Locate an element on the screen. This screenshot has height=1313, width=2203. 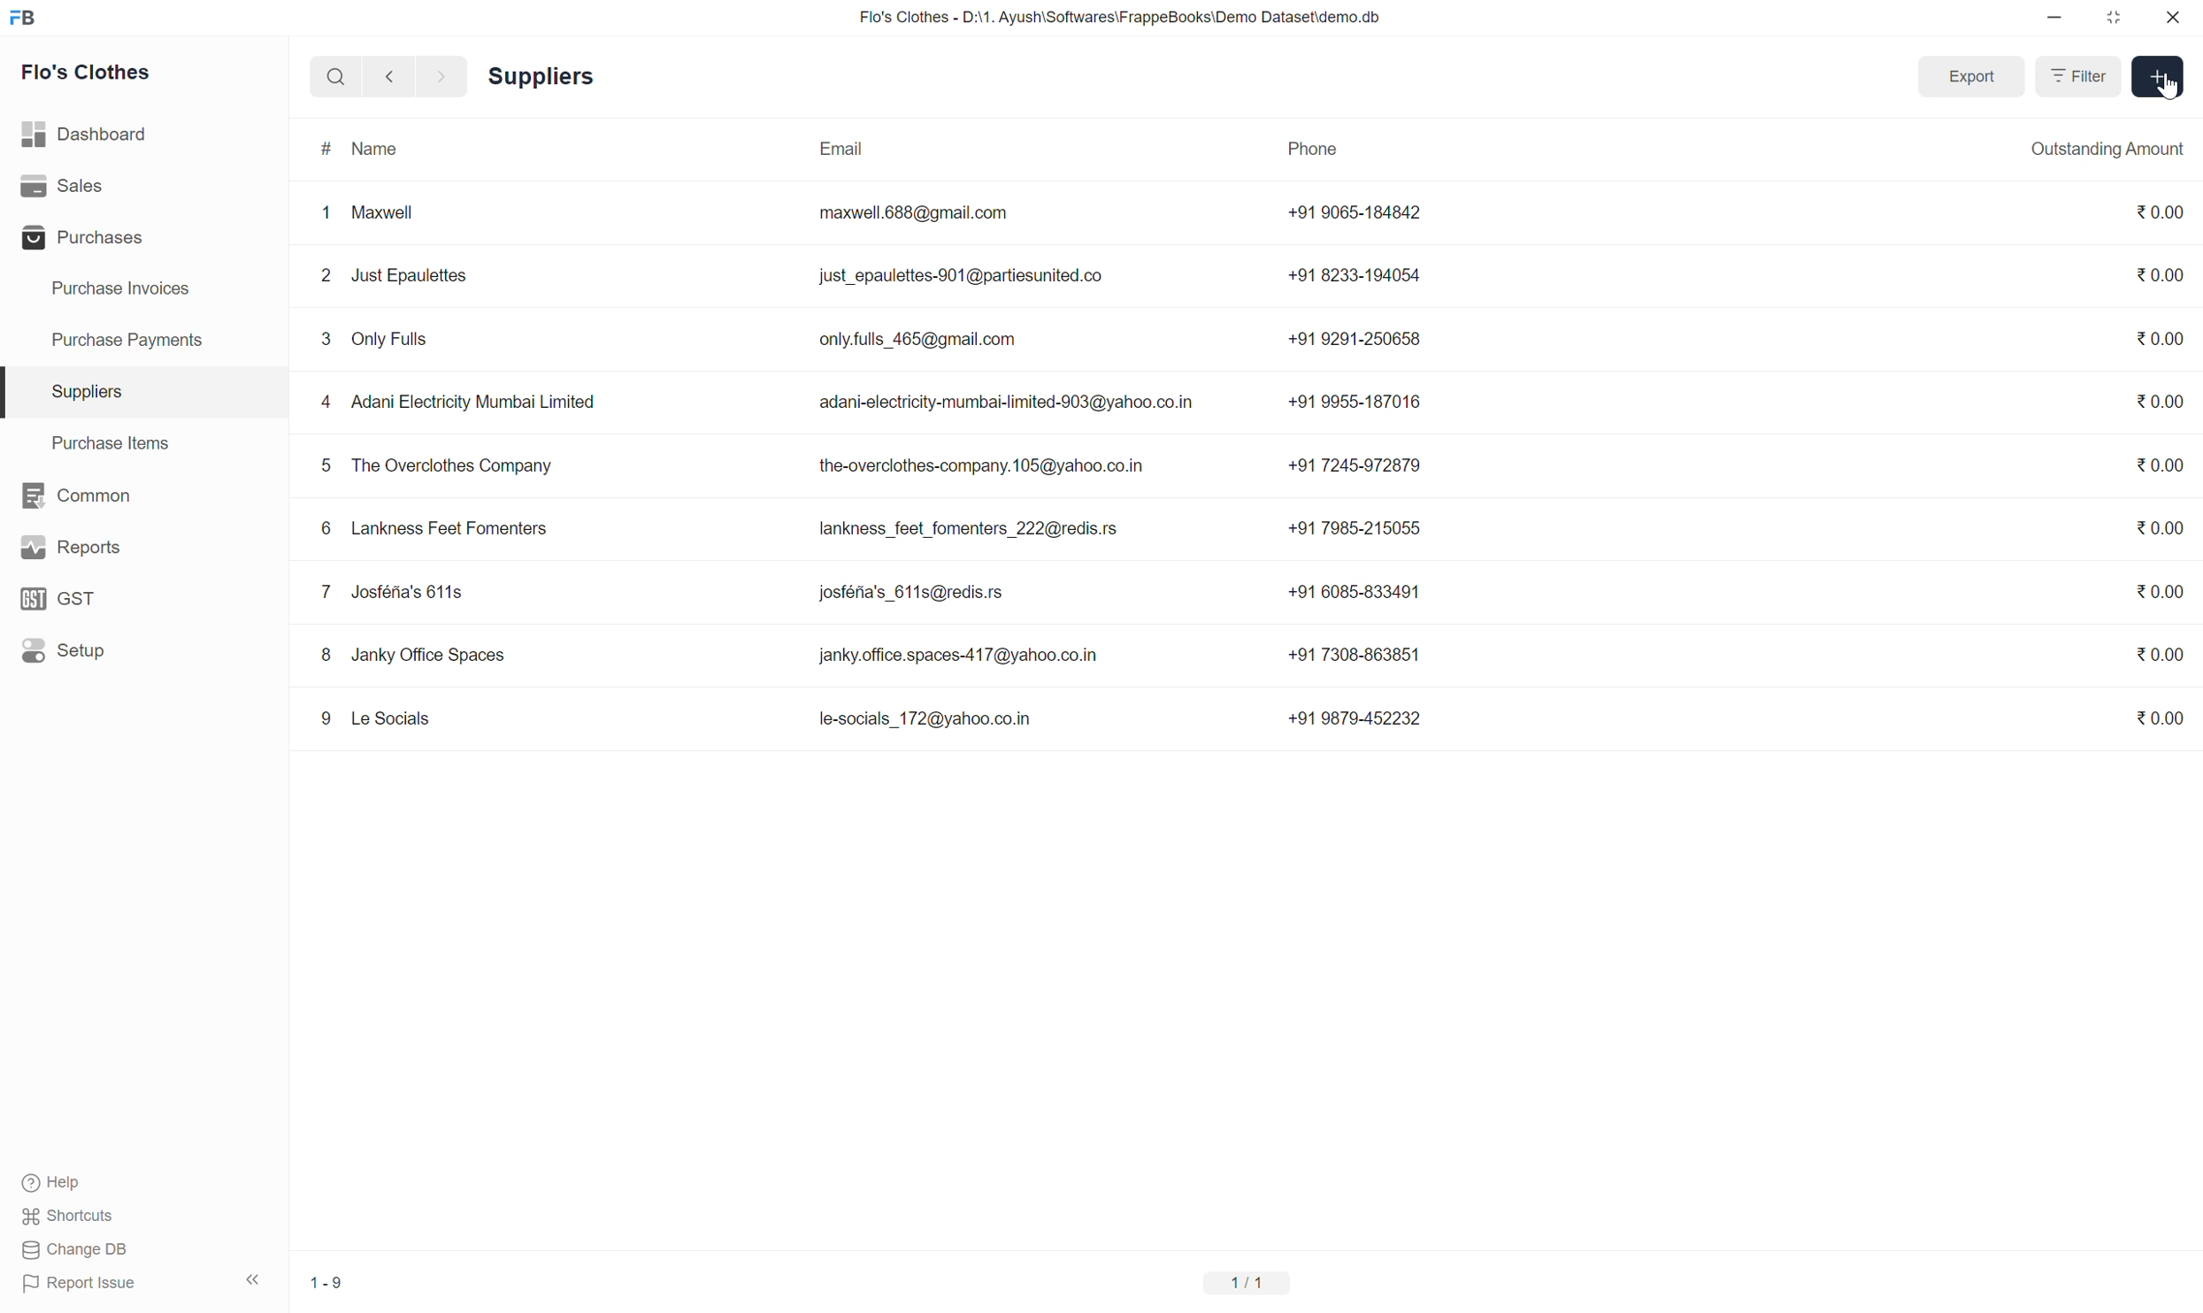
0.00 is located at coordinates (2160, 528).